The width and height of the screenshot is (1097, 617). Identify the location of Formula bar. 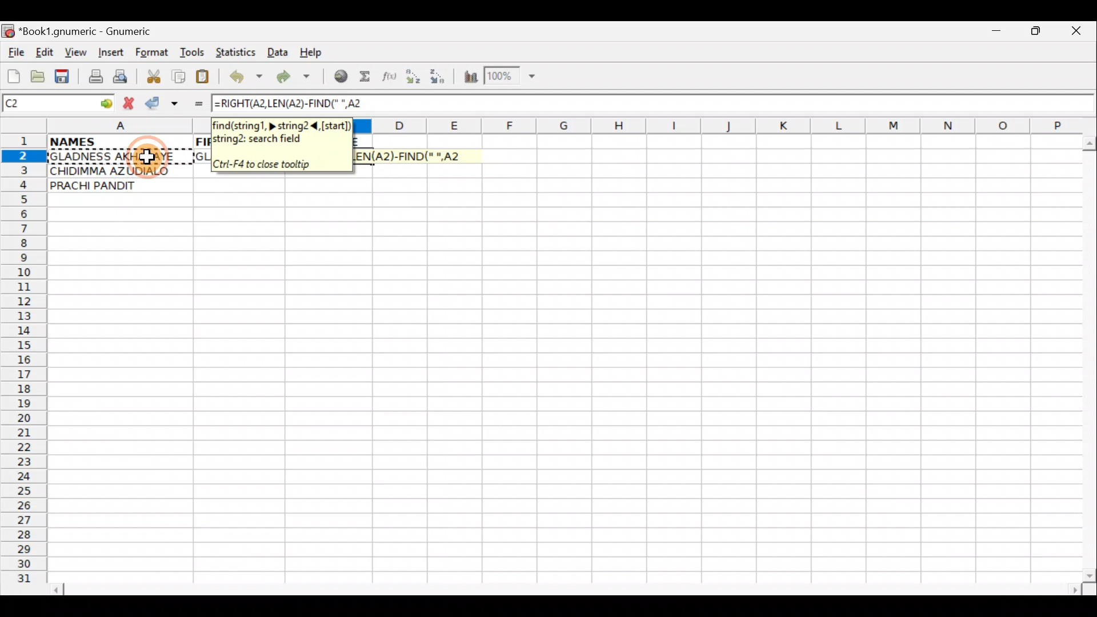
(738, 103).